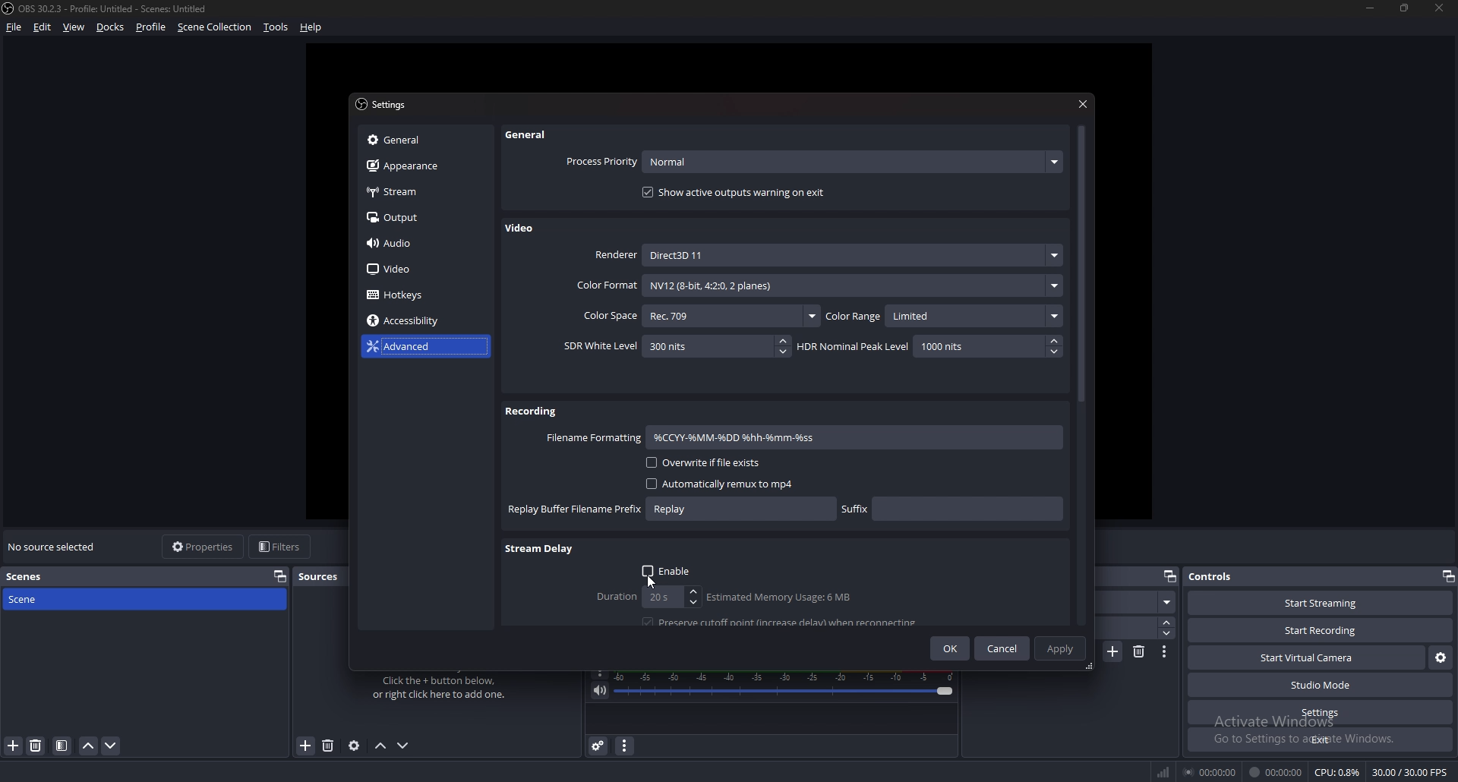 The image size is (1458, 782). What do you see at coordinates (386, 105) in the screenshot?
I see `settings` at bounding box center [386, 105].